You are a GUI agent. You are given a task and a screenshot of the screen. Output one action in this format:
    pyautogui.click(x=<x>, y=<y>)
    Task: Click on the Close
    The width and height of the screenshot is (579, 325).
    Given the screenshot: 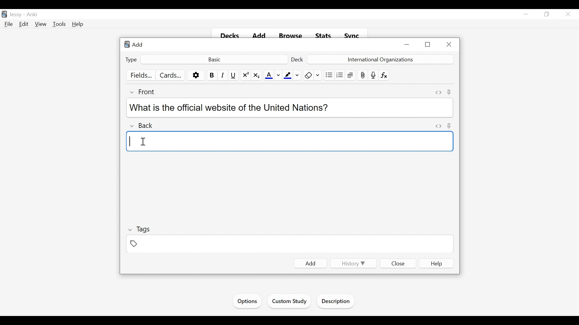 What is the action you would take?
    pyautogui.click(x=449, y=44)
    